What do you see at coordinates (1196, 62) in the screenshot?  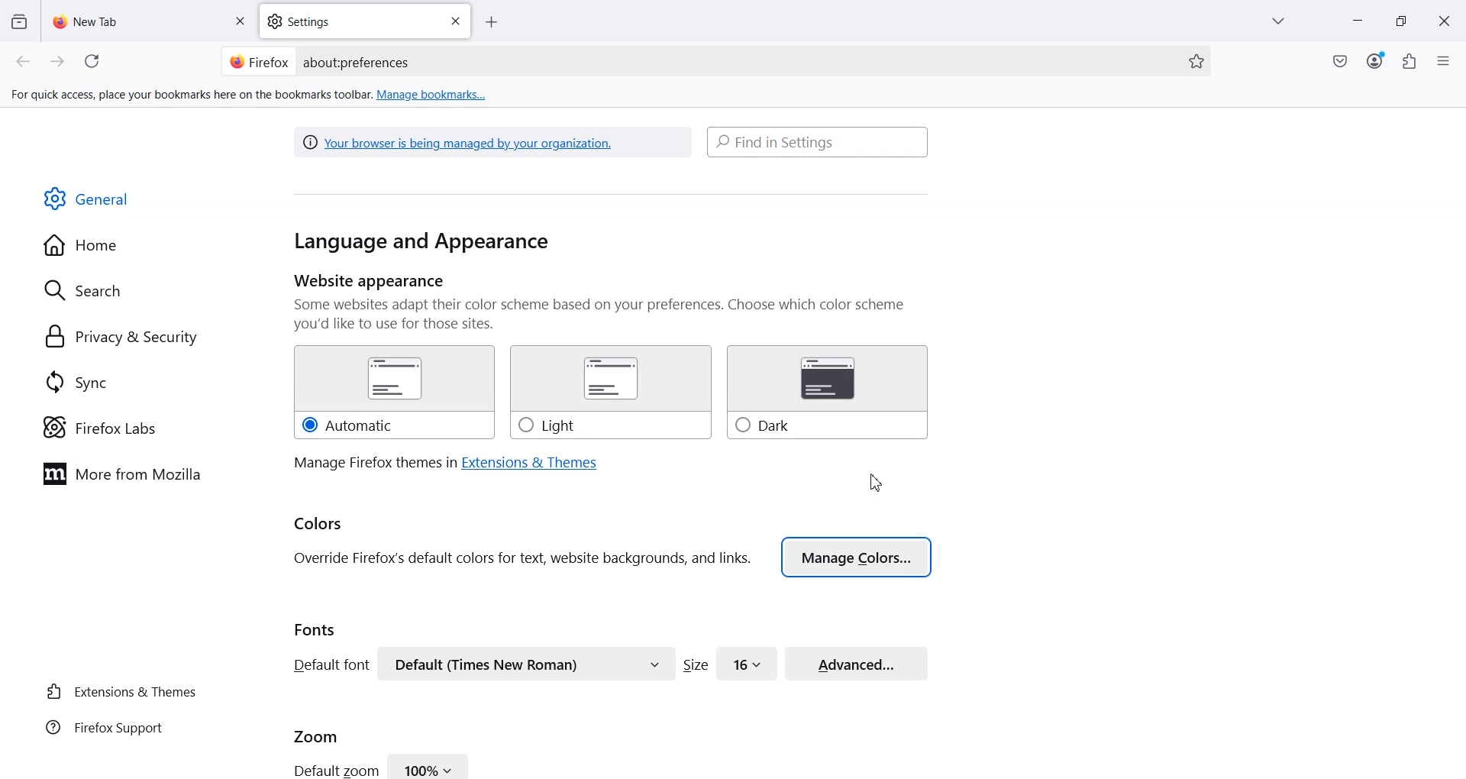 I see `Starred` at bounding box center [1196, 62].